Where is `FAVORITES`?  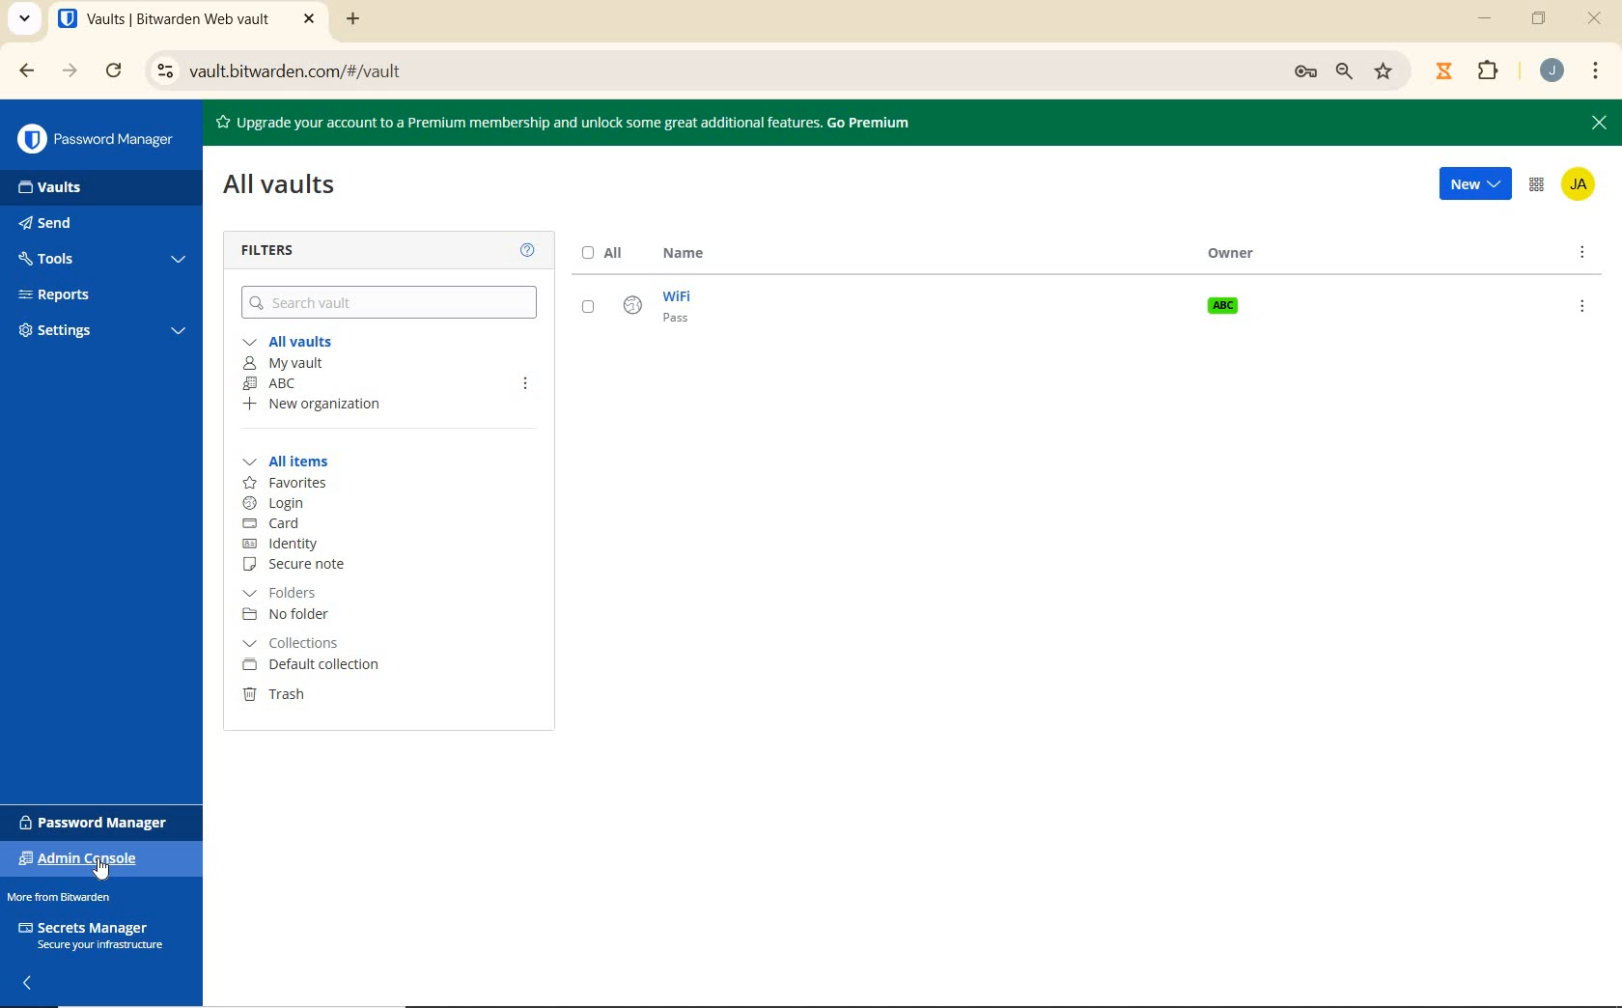 FAVORITES is located at coordinates (286, 483).